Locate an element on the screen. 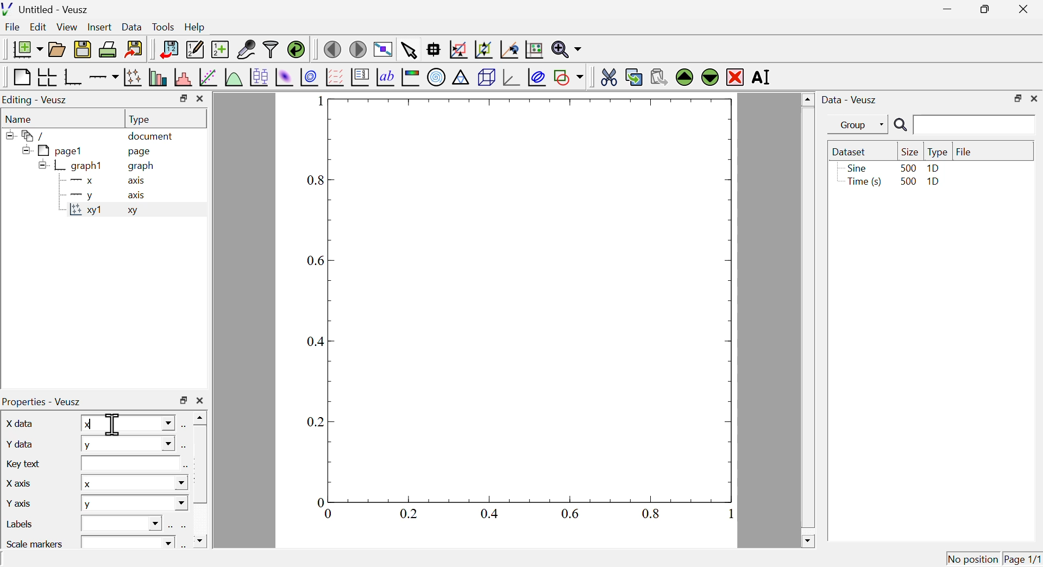 The width and height of the screenshot is (1043, 567). graph1 is located at coordinates (72, 166).